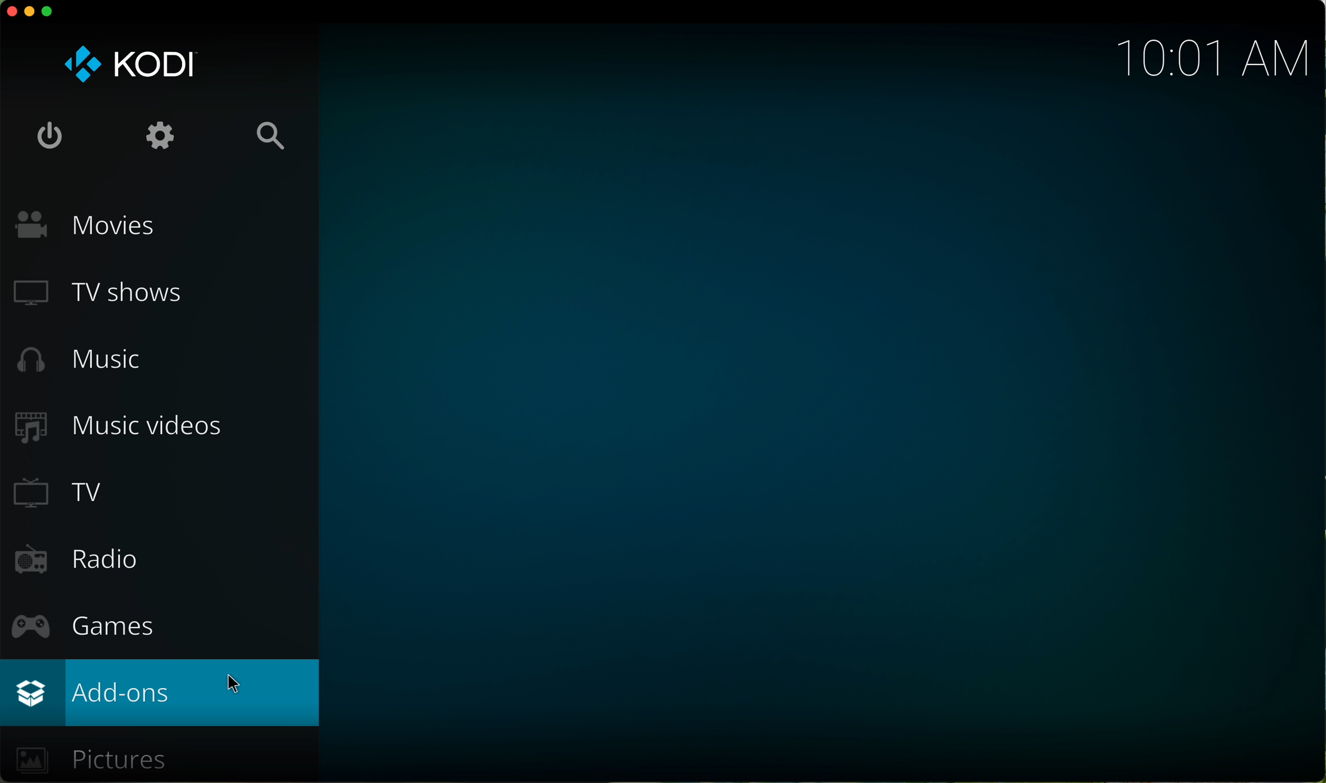 The width and height of the screenshot is (1326, 783). I want to click on KODI logo, so click(130, 64).